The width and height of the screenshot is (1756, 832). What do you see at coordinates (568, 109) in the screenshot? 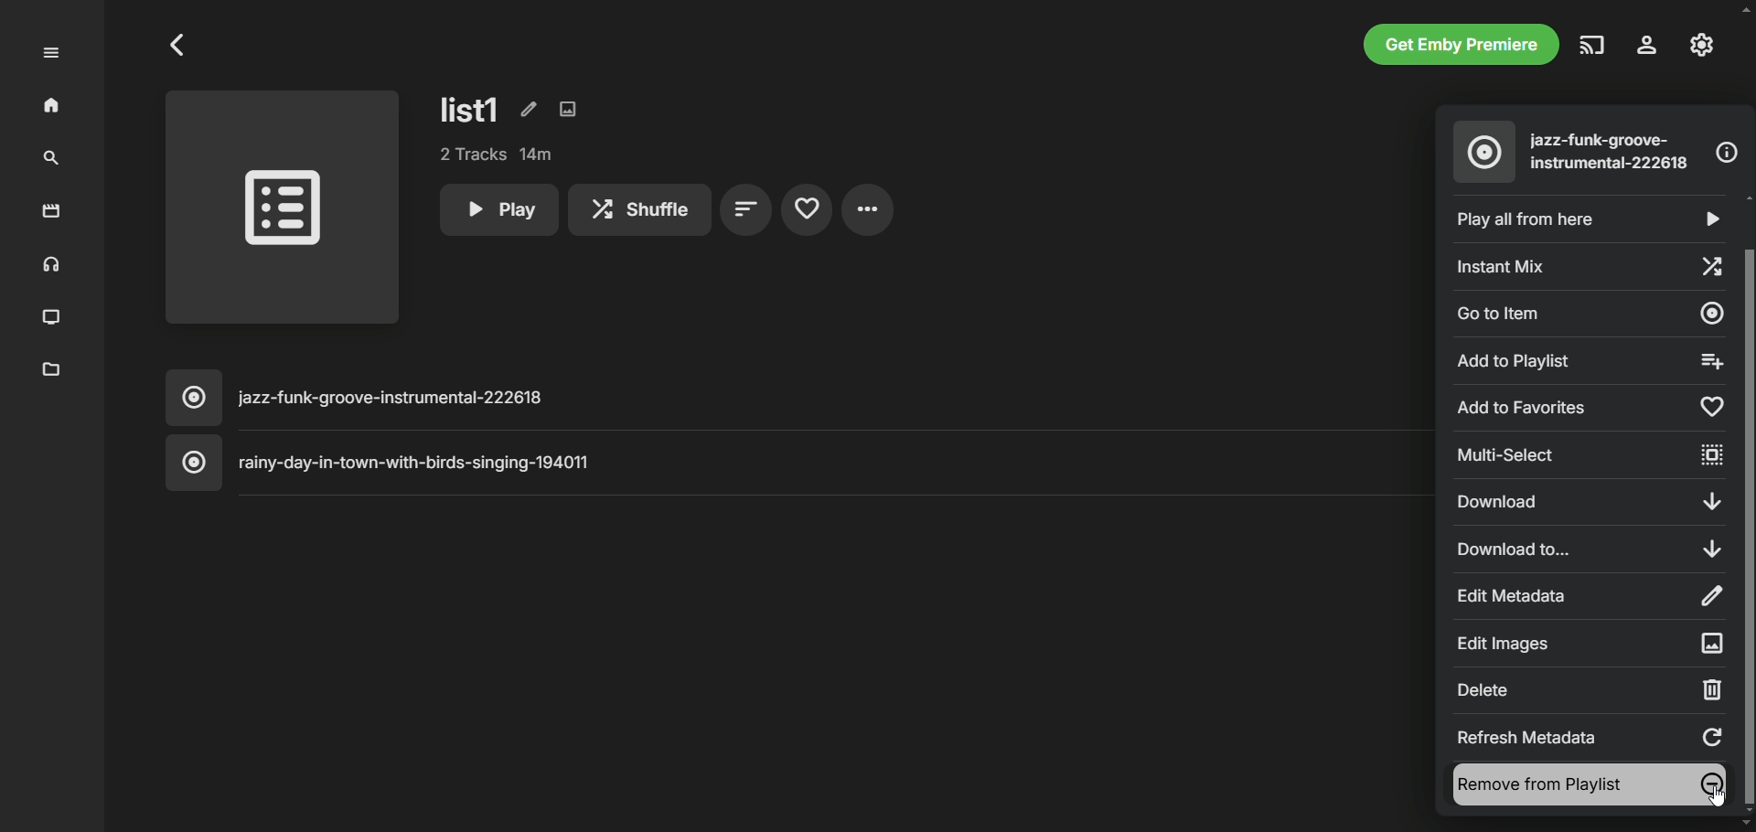
I see `edit images` at bounding box center [568, 109].